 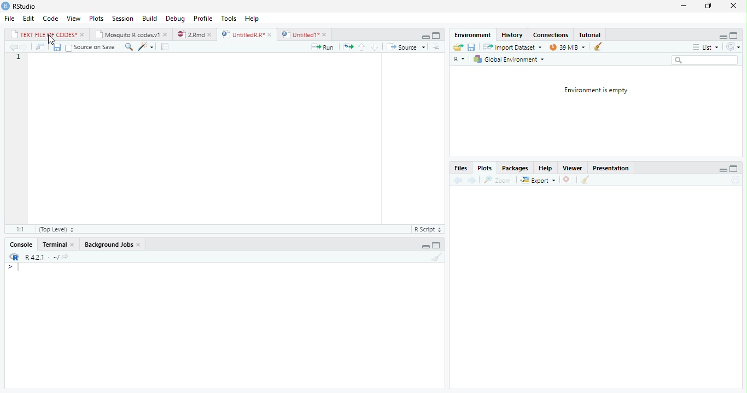 What do you see at coordinates (123, 18) in the screenshot?
I see `Session` at bounding box center [123, 18].